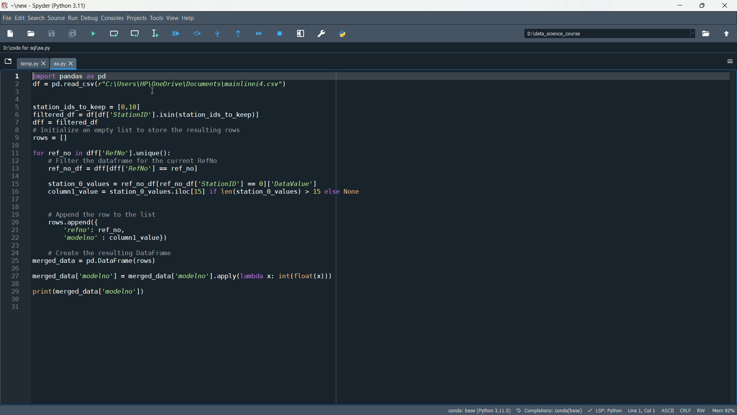 This screenshot has height=415, width=737. I want to click on stop debugging, so click(279, 33).